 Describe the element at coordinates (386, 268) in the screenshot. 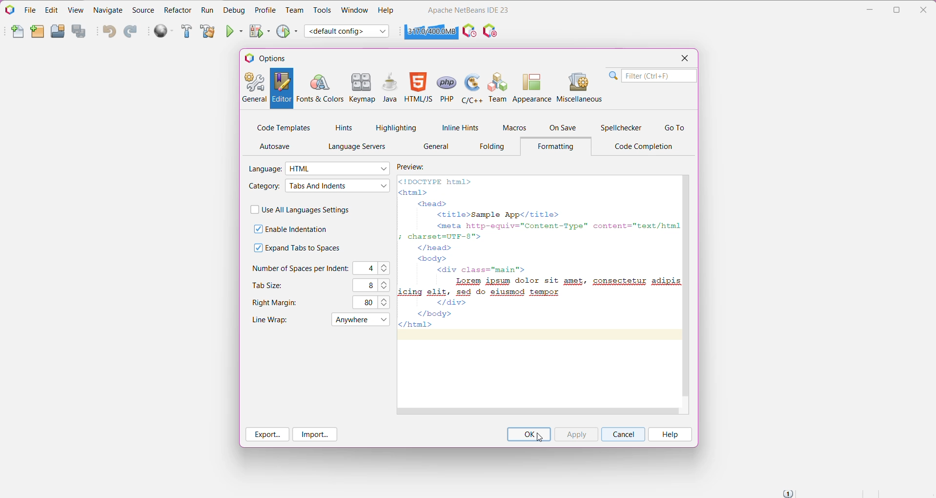

I see `Set the number of spaces per indent` at that location.